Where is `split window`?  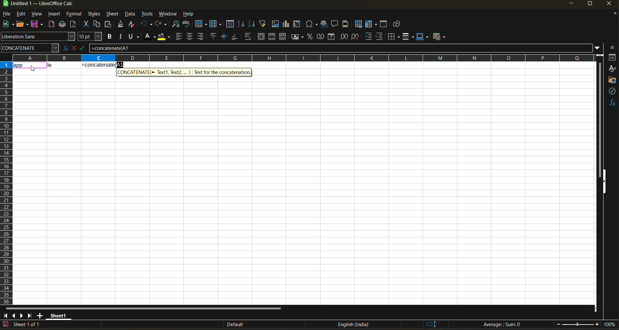
split window is located at coordinates (385, 24).